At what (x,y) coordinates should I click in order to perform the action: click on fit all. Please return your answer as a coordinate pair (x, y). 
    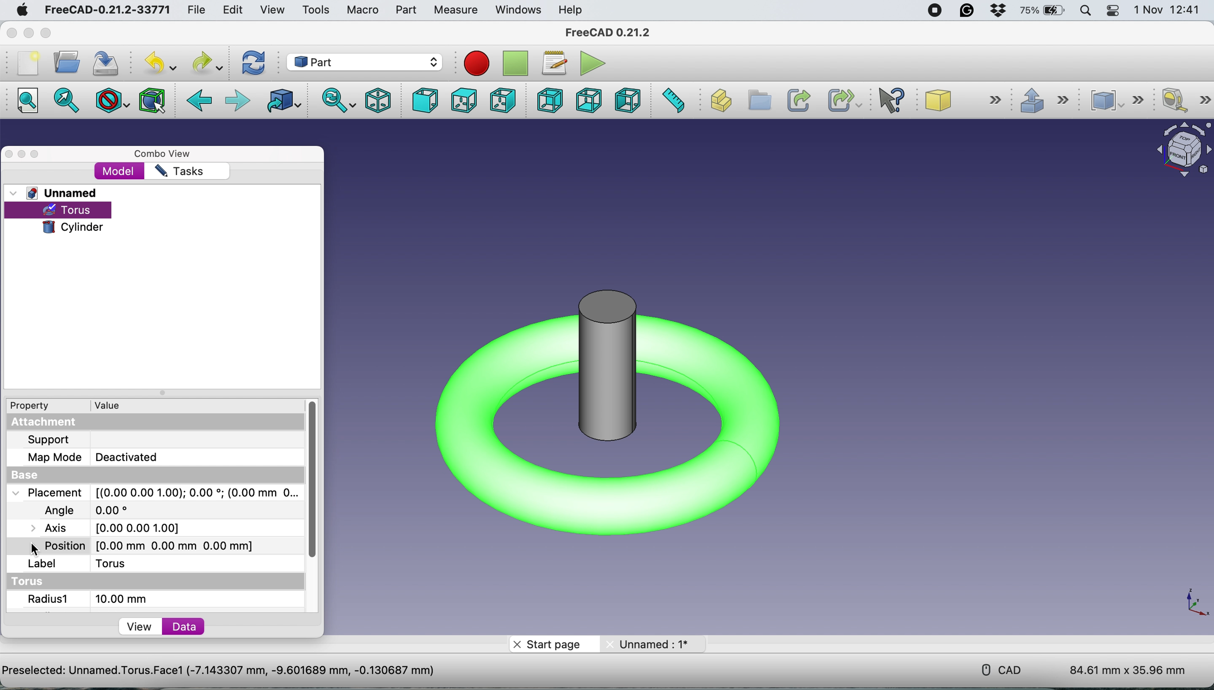
    Looking at the image, I should click on (25, 100).